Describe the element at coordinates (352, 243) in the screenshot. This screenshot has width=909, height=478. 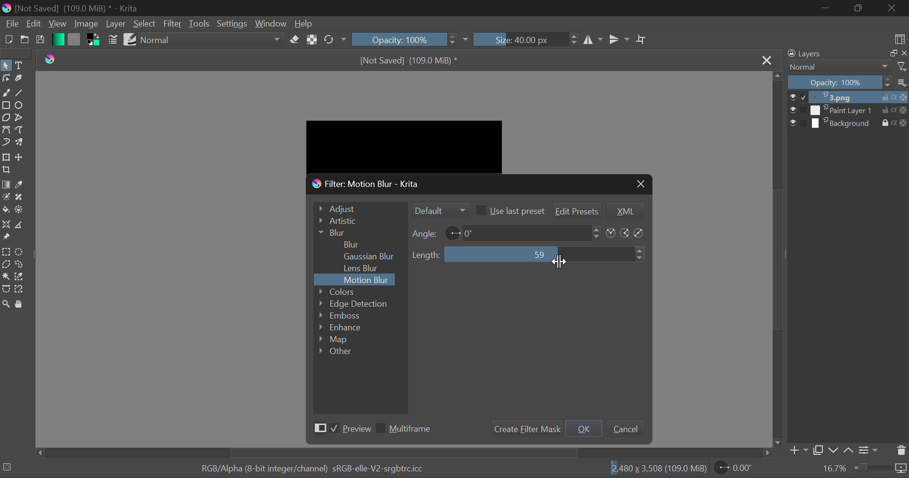
I see `Blur` at that location.